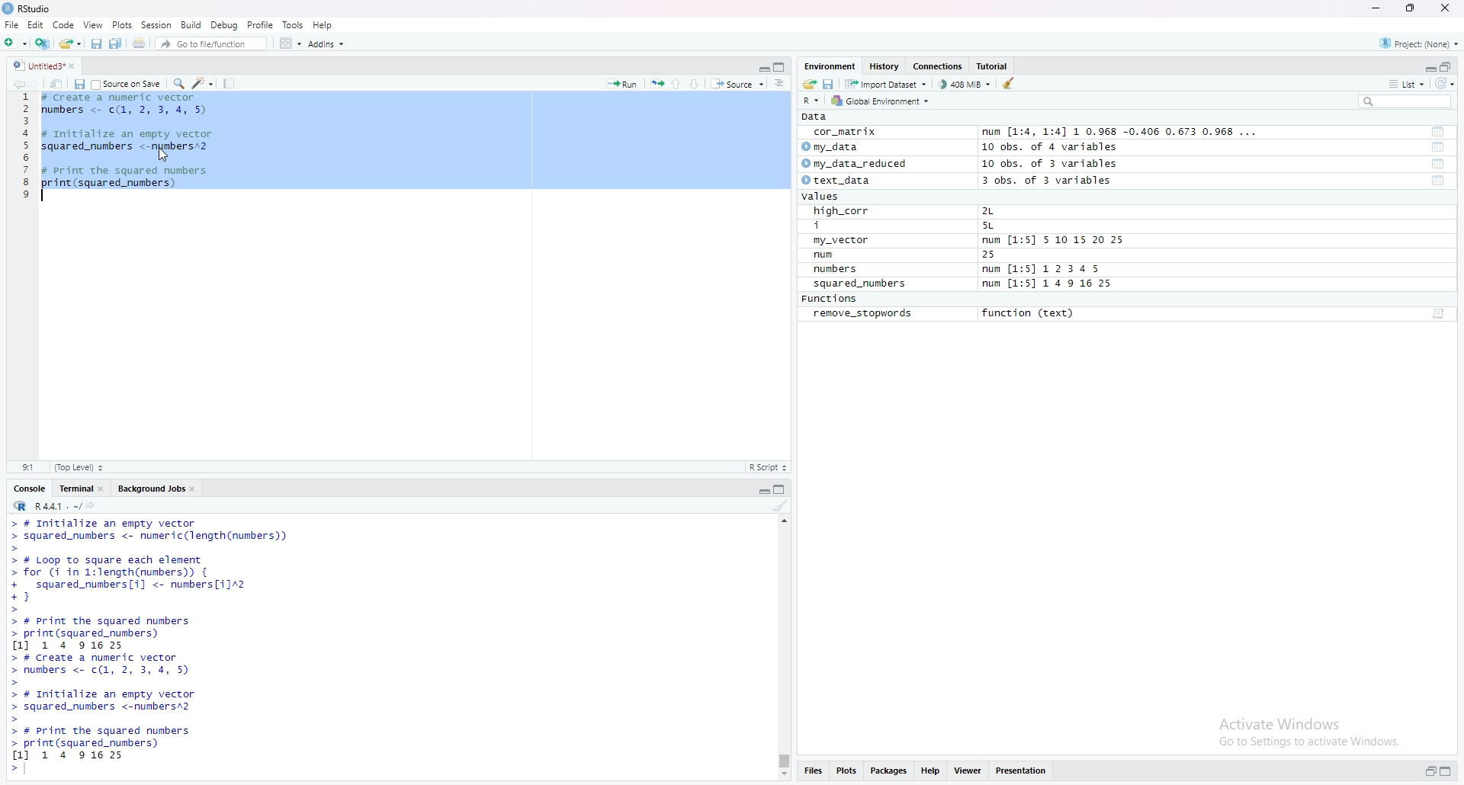 The width and height of the screenshot is (1464, 785). I want to click on function (text), so click(1030, 314).